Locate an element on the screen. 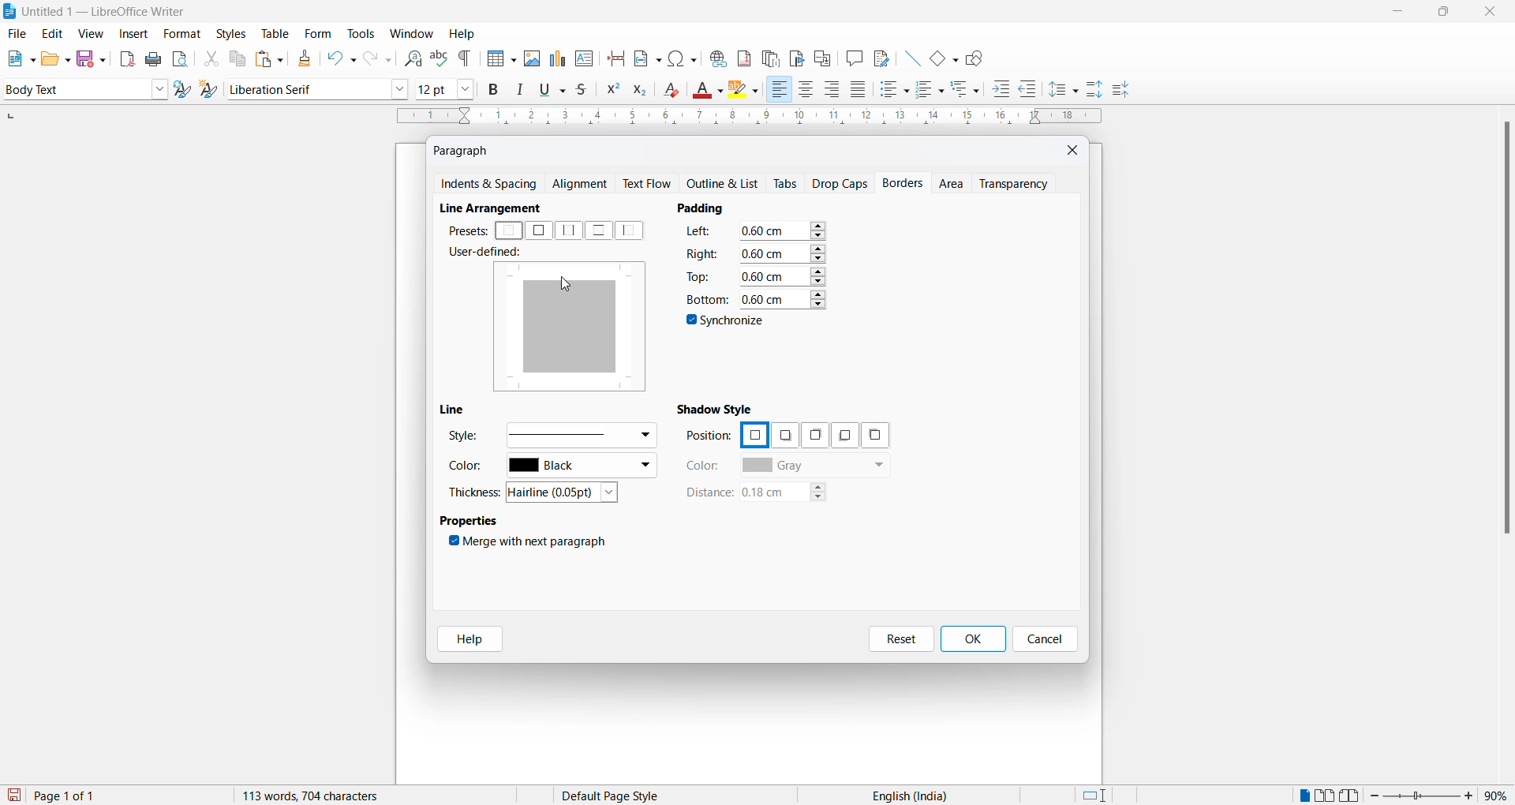 Image resolution: width=1515 pixels, height=805 pixels. insert text is located at coordinates (585, 57).